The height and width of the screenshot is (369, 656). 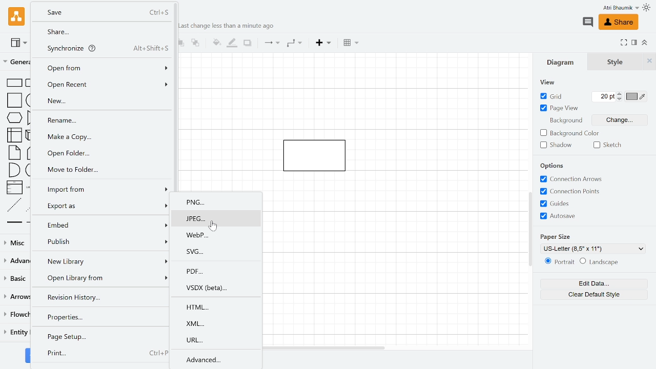 What do you see at coordinates (219, 339) in the screenshot?
I see `URL` at bounding box center [219, 339].